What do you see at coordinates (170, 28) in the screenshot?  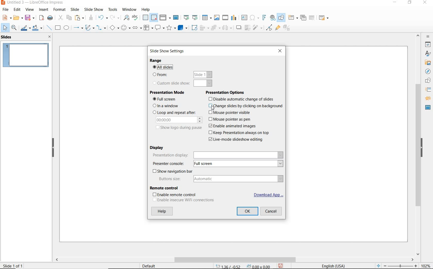 I see `STARS AND BANNERS` at bounding box center [170, 28].